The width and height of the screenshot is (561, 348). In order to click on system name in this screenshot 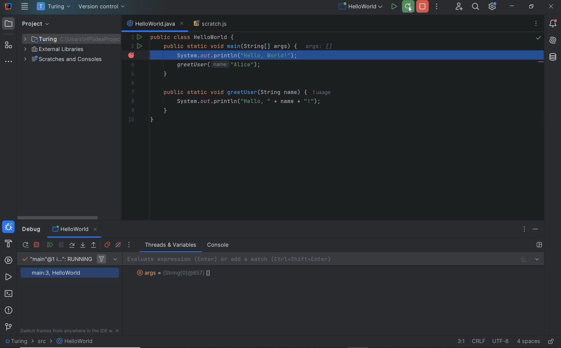, I will do `click(8, 6)`.